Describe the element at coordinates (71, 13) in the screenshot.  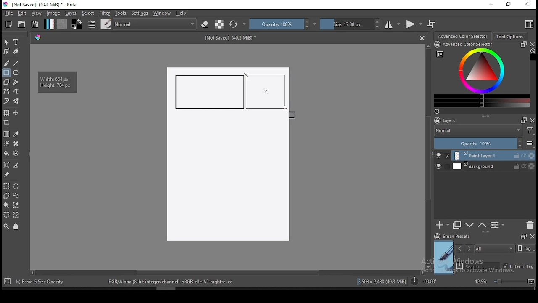
I see `layer` at that location.